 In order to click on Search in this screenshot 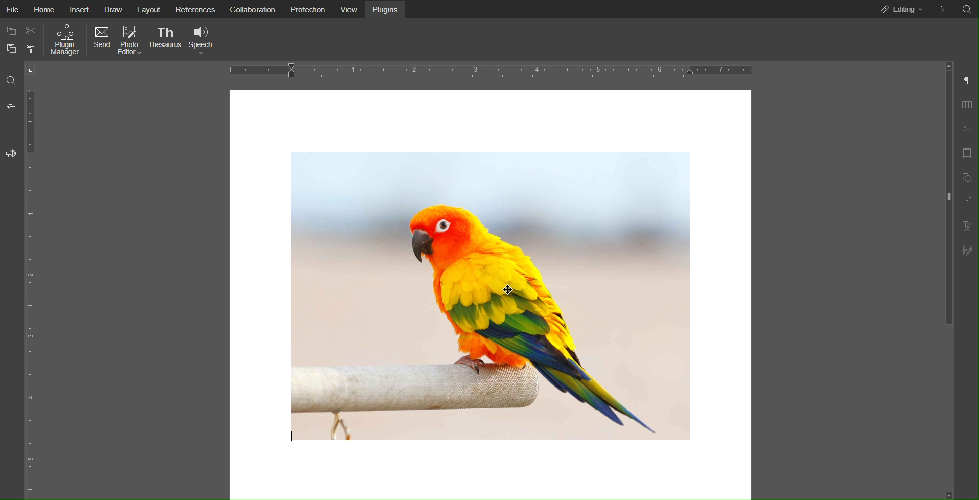, I will do `click(968, 9)`.